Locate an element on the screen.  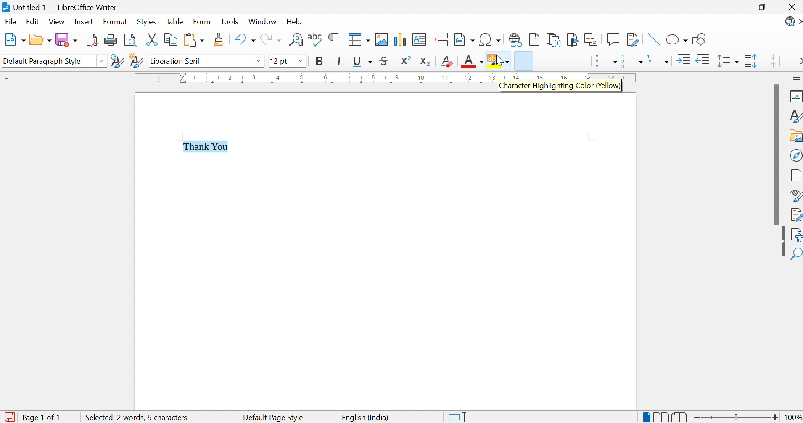
Export as PDF is located at coordinates (92, 40).